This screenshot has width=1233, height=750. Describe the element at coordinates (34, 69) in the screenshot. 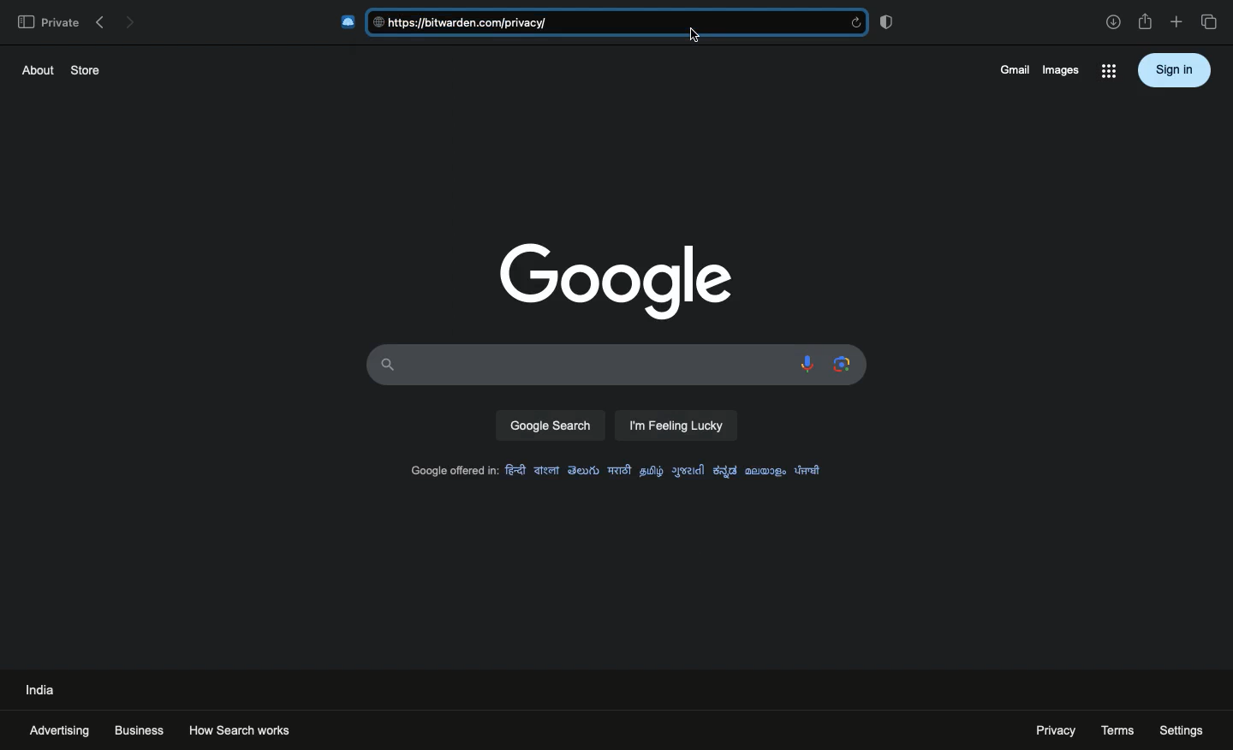

I see `about` at that location.